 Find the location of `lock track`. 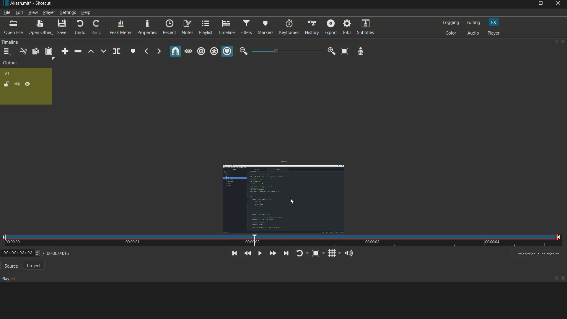

lock track is located at coordinates (6, 84).